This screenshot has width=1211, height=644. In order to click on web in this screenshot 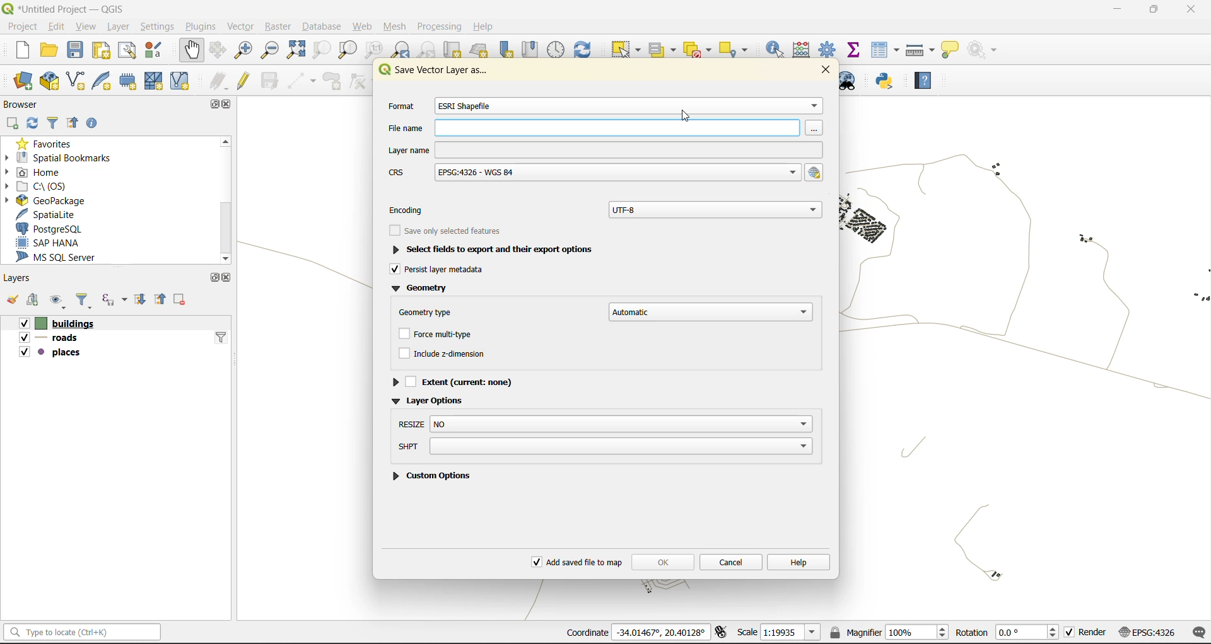, I will do `click(364, 26)`.